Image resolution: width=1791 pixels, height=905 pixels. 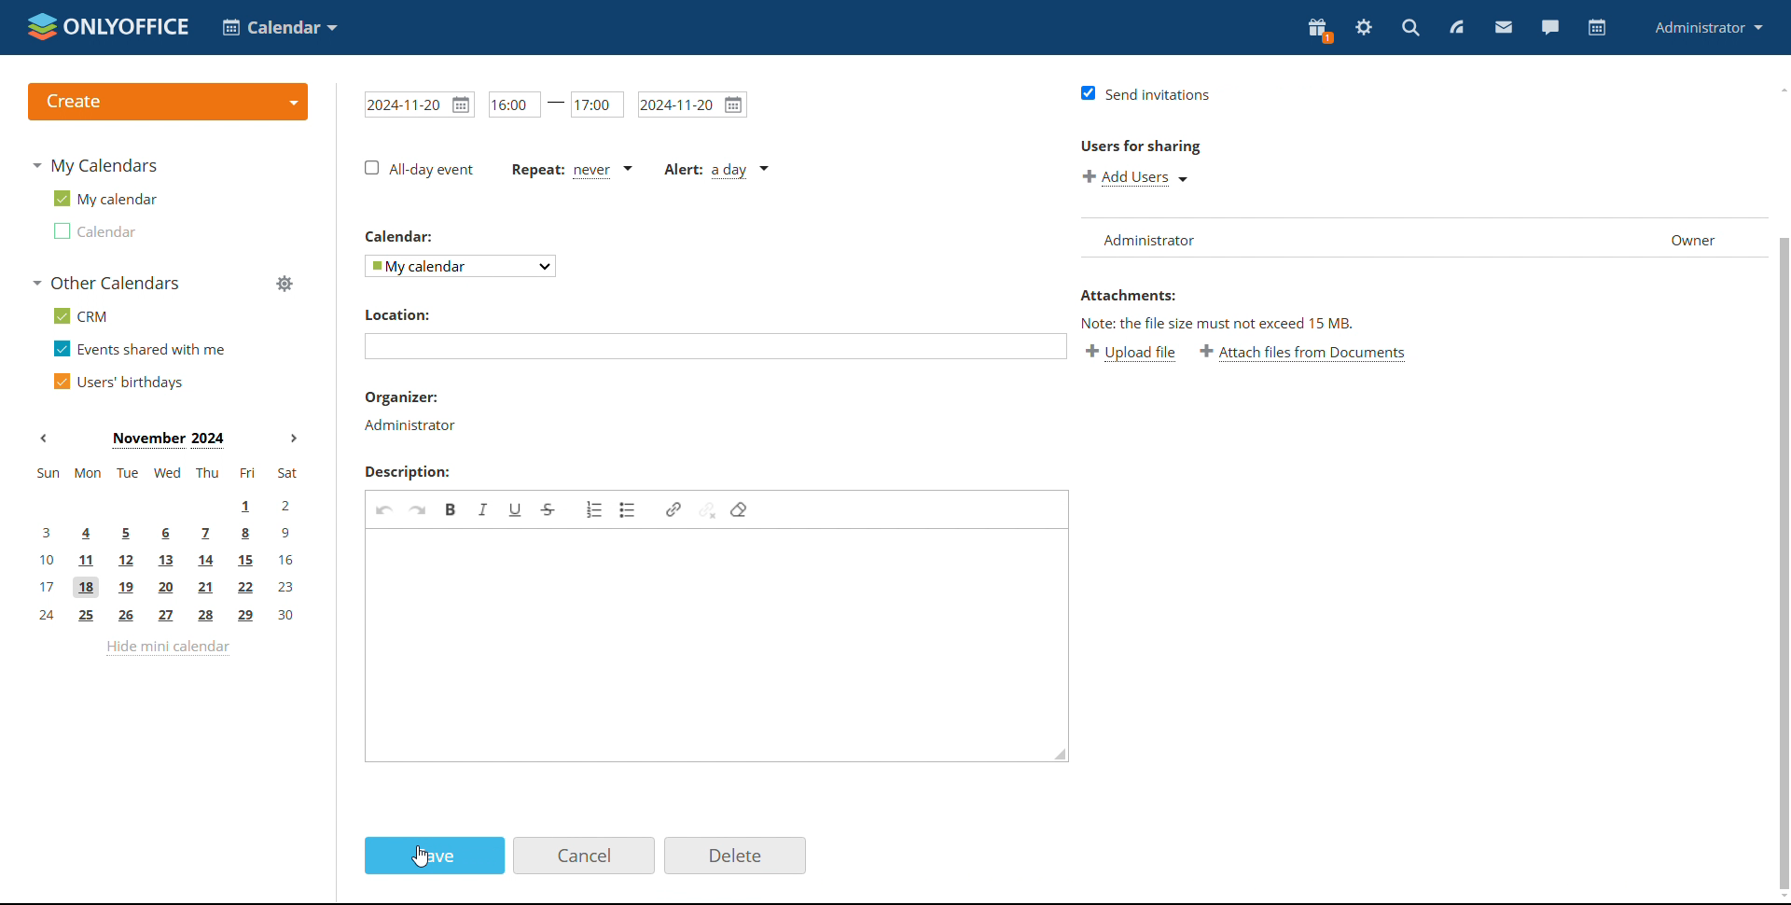 I want to click on add users, so click(x=1135, y=178).